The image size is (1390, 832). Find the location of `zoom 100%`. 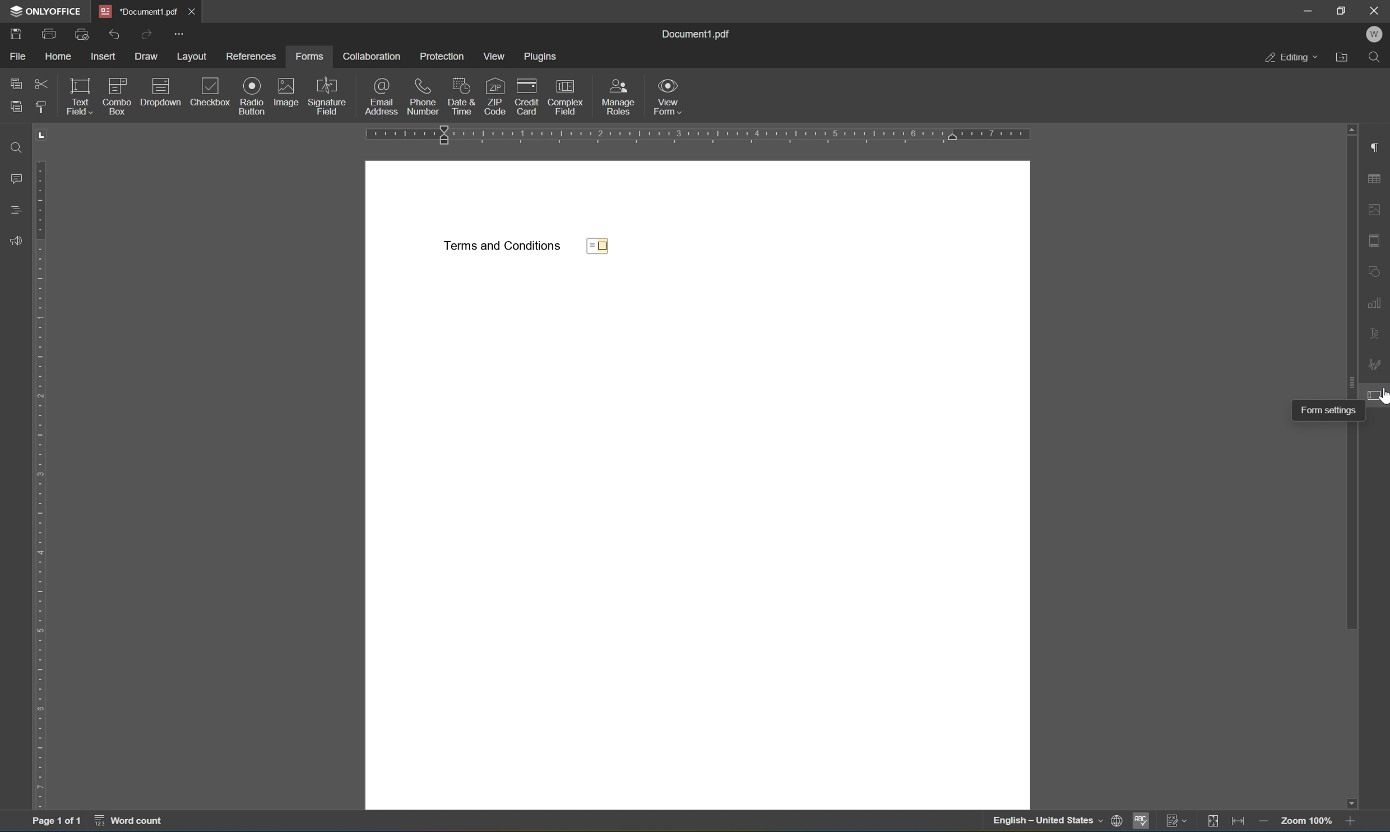

zoom 100% is located at coordinates (1308, 822).